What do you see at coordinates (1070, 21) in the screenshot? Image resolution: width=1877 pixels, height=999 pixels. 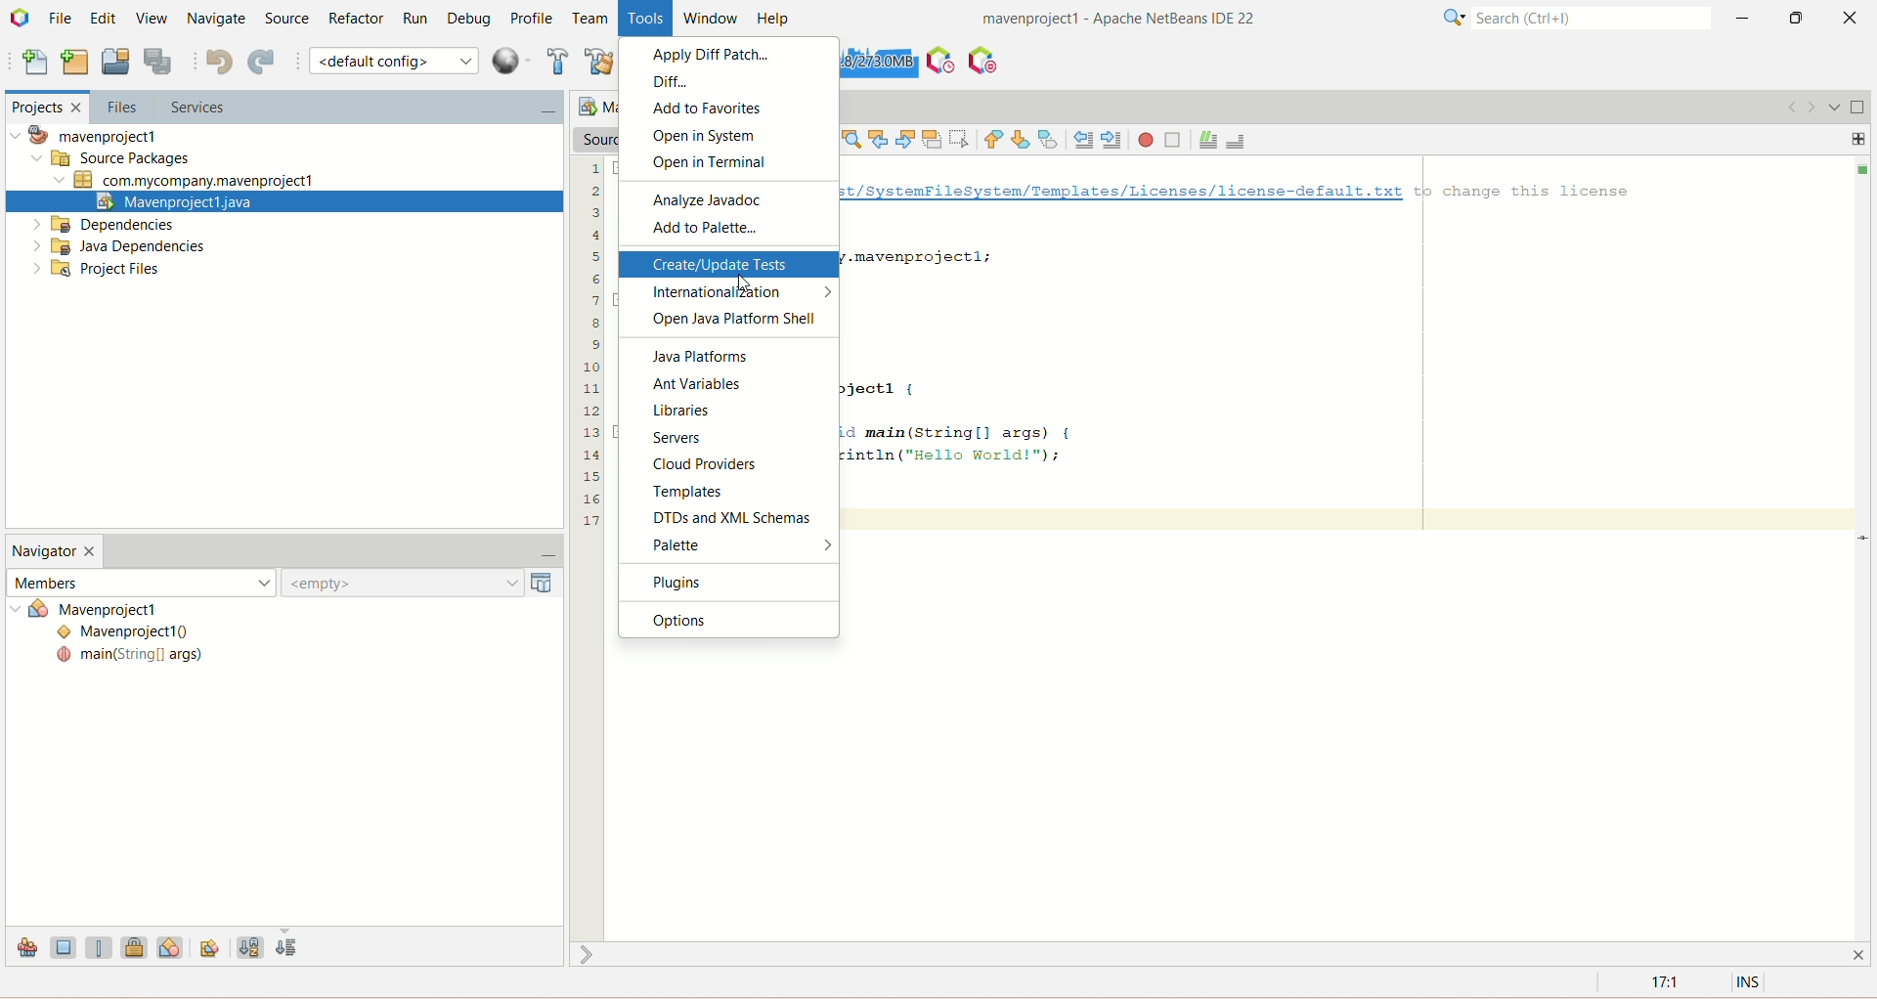 I see `mavenproject1-Apache NetBeans IDE22` at bounding box center [1070, 21].